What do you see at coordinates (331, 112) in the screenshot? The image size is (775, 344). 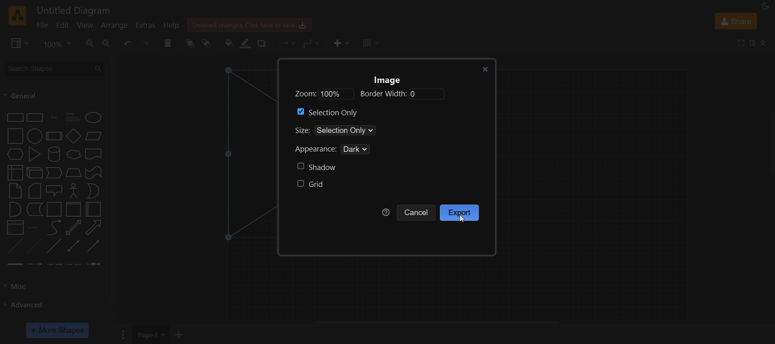 I see `selection only` at bounding box center [331, 112].